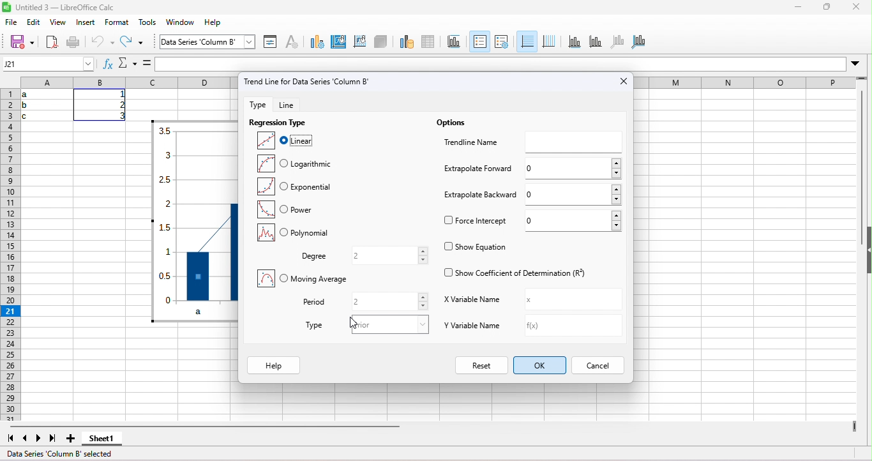  Describe the element at coordinates (499, 301) in the screenshot. I see `x variable name` at that location.